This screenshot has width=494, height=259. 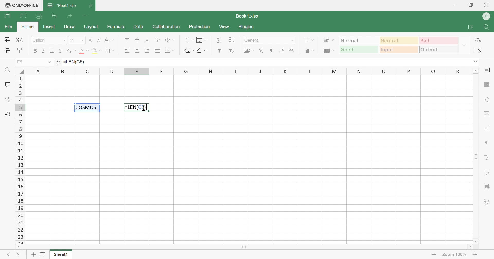 What do you see at coordinates (6, 98) in the screenshot?
I see `Check spelling` at bounding box center [6, 98].